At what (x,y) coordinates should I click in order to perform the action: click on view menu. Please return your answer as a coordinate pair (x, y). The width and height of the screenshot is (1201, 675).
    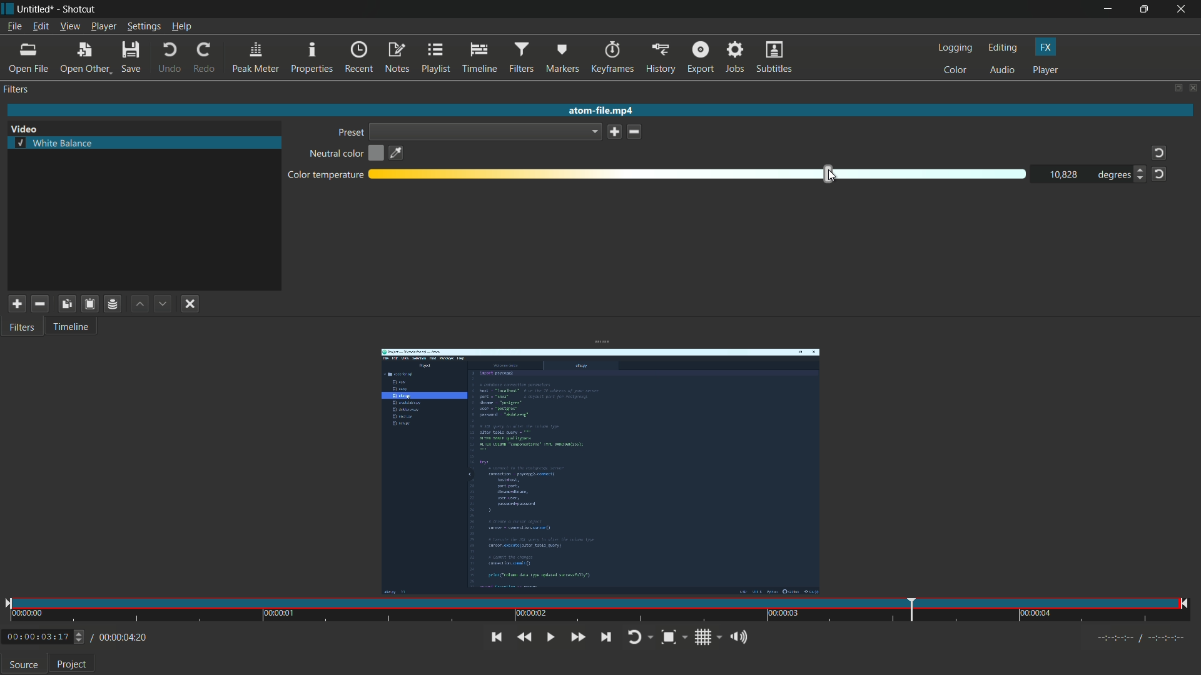
    Looking at the image, I should click on (69, 26).